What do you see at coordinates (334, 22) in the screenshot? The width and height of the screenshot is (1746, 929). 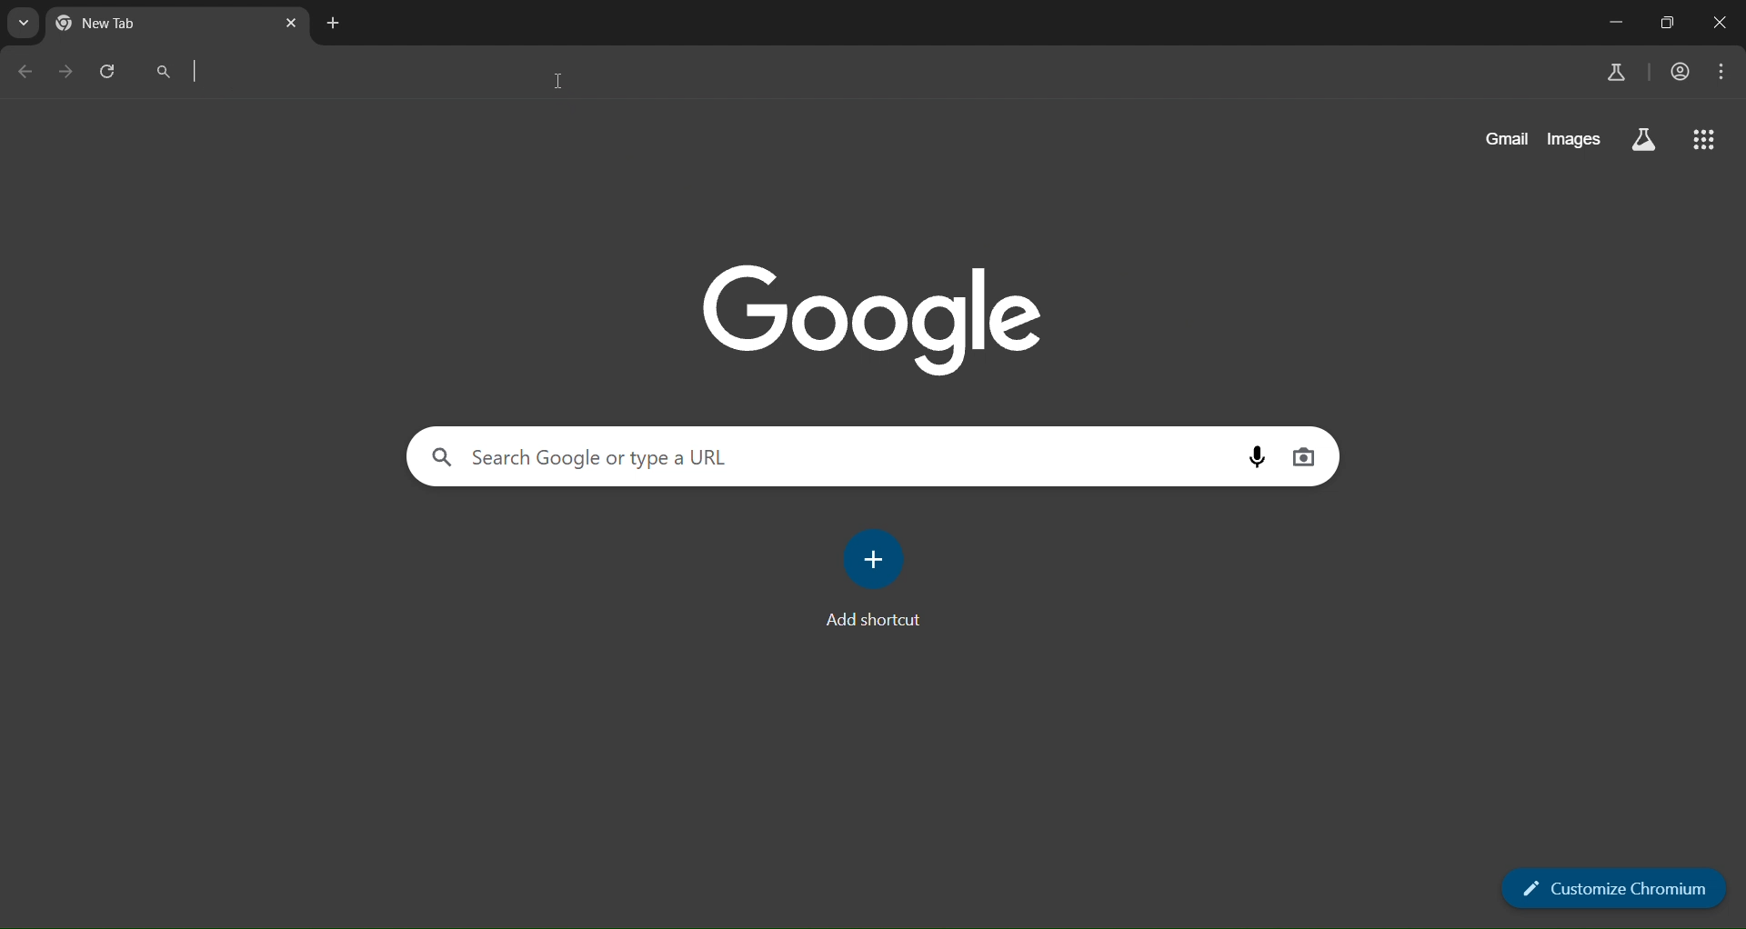 I see `new tab` at bounding box center [334, 22].